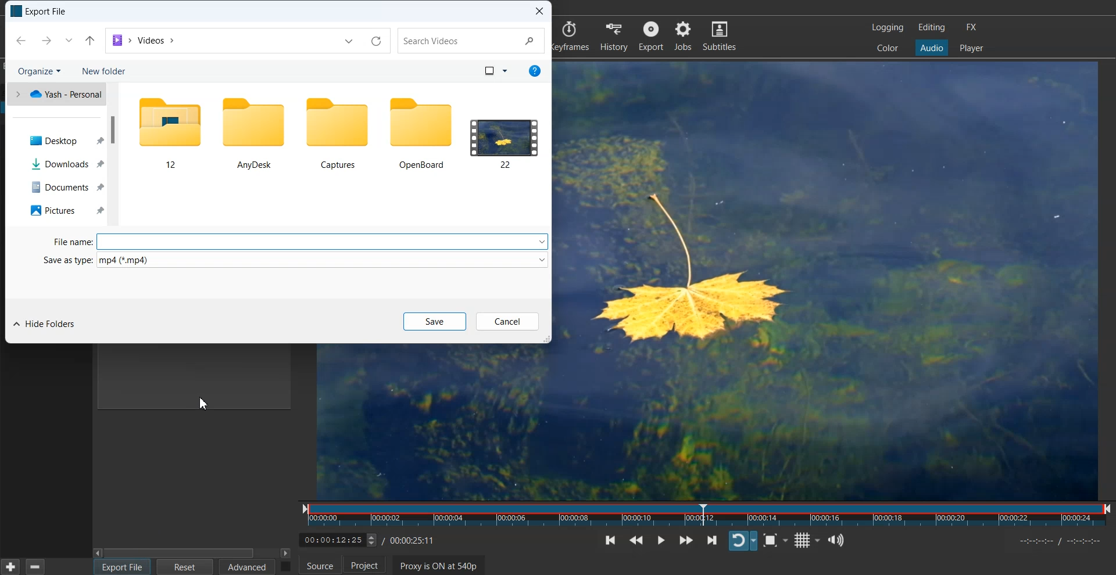 The width and height of the screenshot is (1116, 575). I want to click on cursor, so click(202, 405).